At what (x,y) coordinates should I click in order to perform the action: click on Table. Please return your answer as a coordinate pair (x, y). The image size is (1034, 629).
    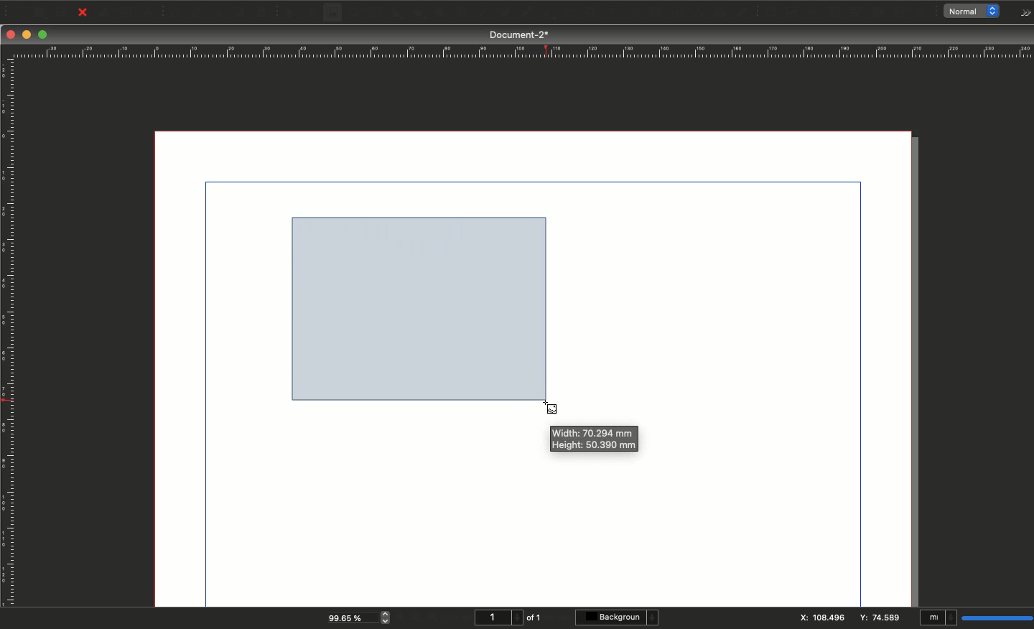
    Looking at the image, I should click on (375, 14).